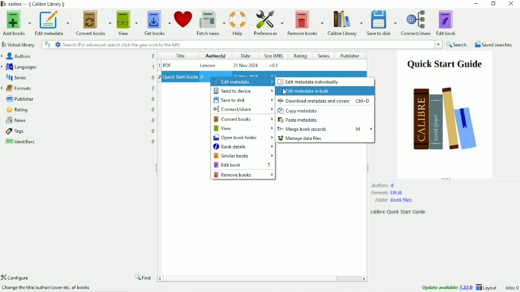 The height and width of the screenshot is (292, 520). What do you see at coordinates (493, 4) in the screenshot?
I see `Restore down` at bounding box center [493, 4].